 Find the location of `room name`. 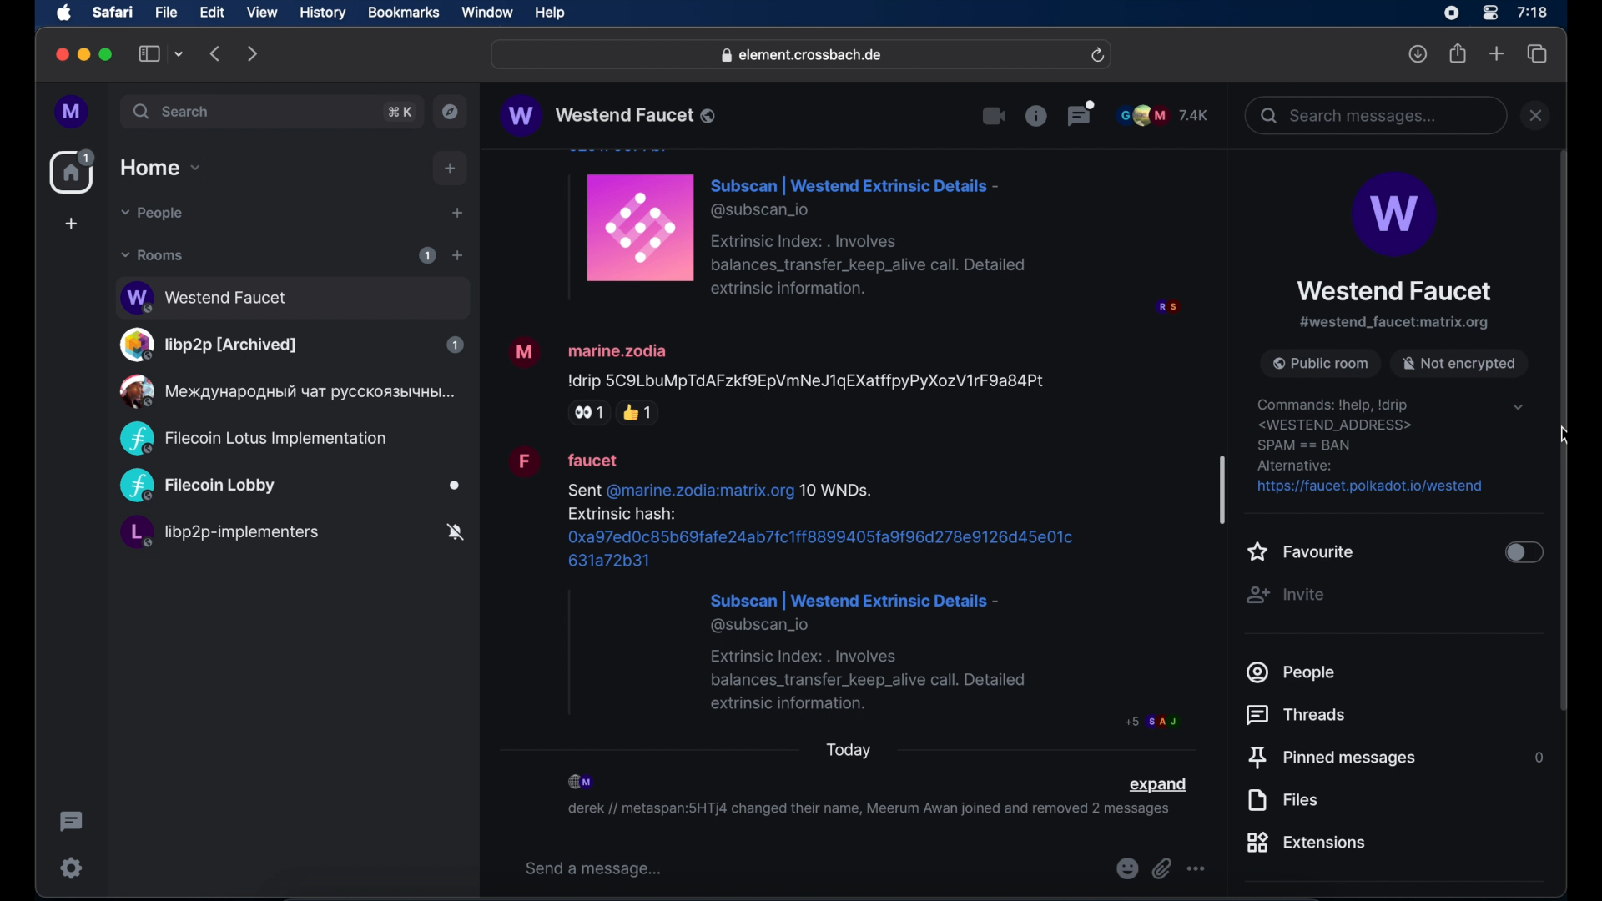

room name is located at coordinates (607, 115).